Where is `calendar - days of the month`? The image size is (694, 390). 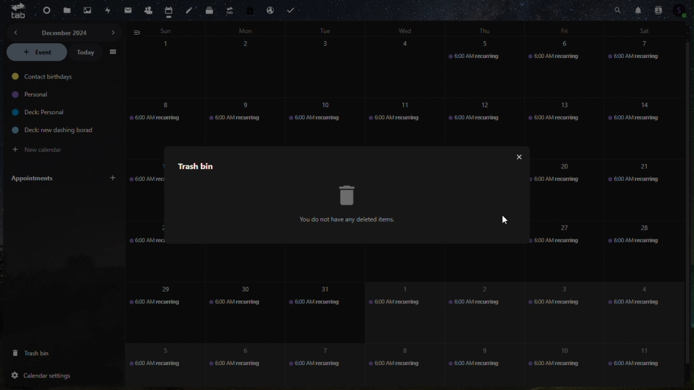 calendar - days of the month is located at coordinates (164, 65).